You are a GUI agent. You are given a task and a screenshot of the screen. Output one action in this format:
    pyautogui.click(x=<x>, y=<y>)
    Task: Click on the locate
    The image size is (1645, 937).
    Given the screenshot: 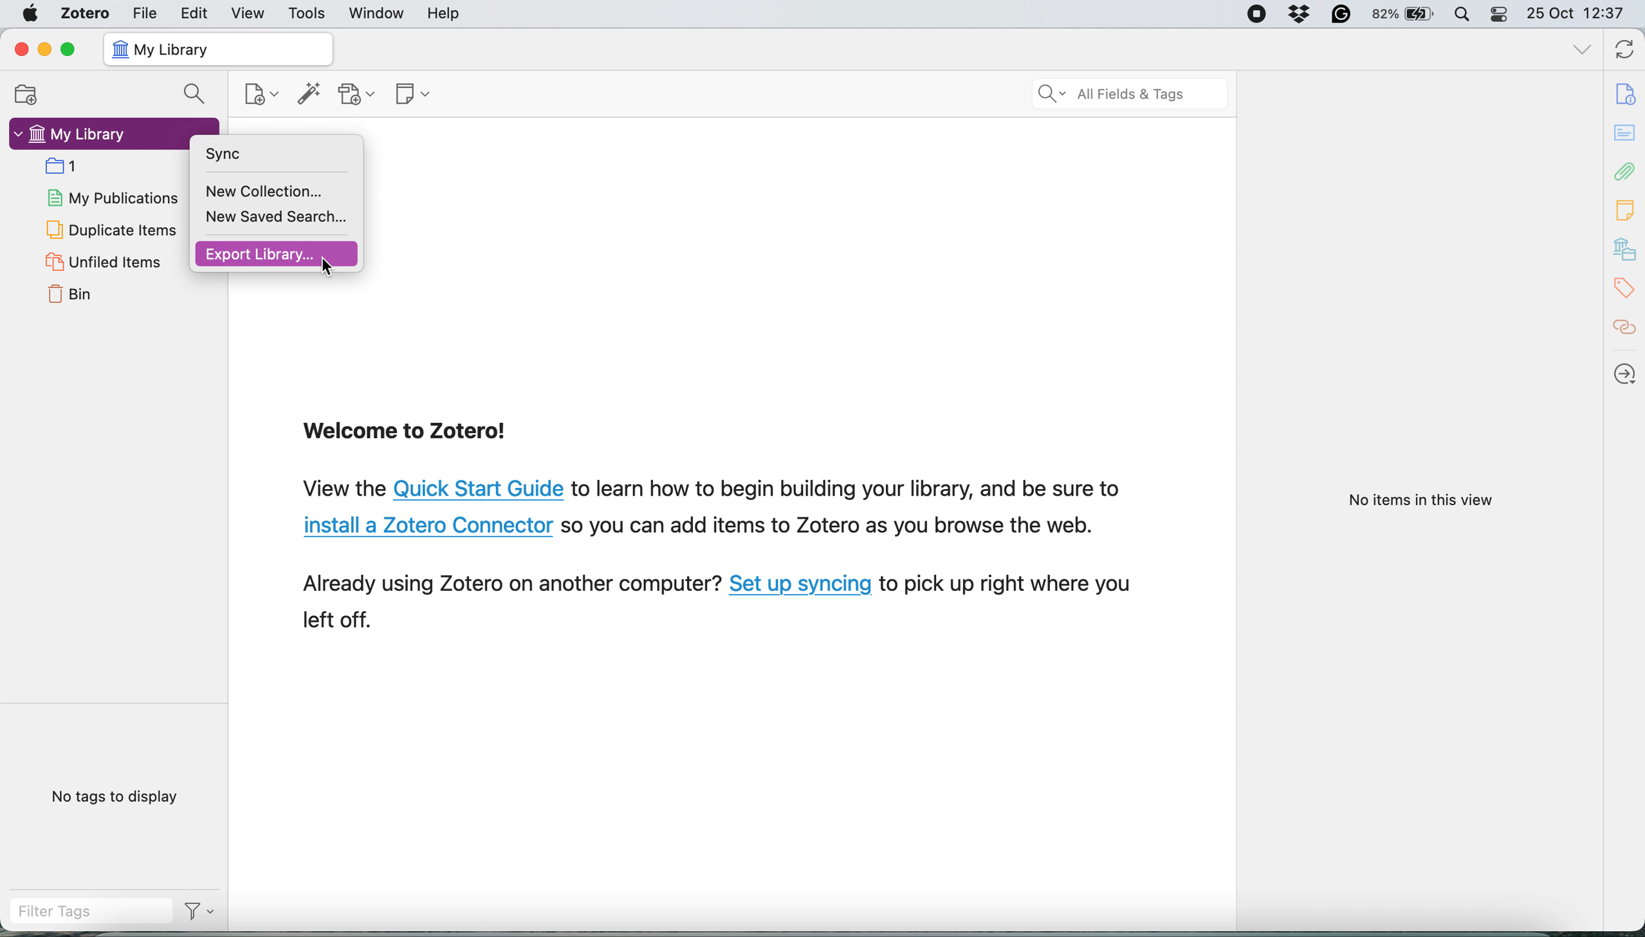 What is the action you would take?
    pyautogui.click(x=1627, y=376)
    